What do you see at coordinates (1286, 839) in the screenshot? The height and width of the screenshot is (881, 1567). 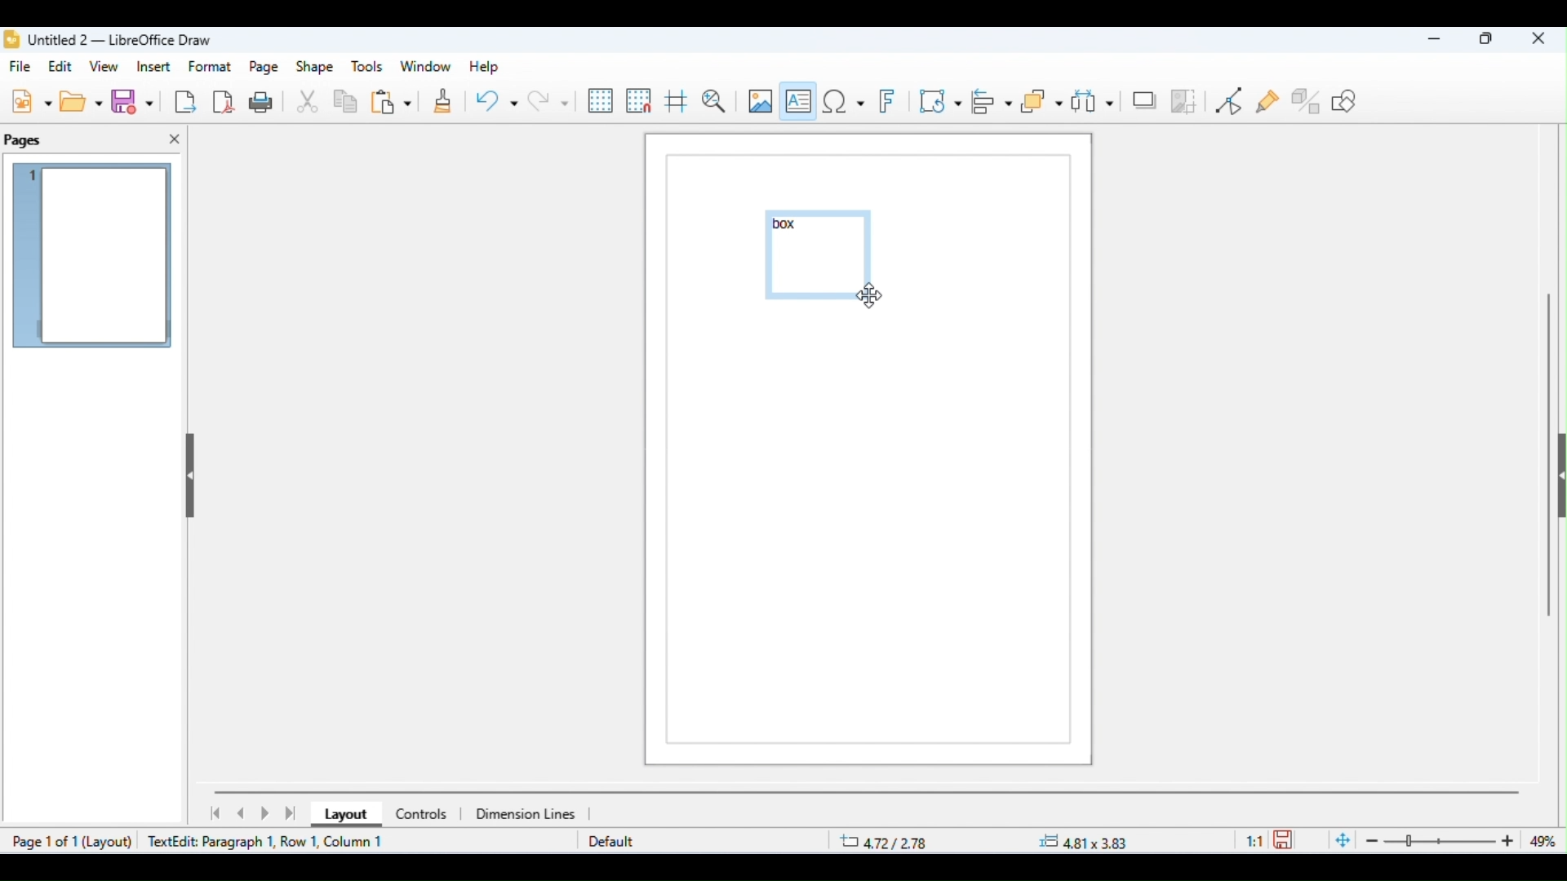 I see `save` at bounding box center [1286, 839].